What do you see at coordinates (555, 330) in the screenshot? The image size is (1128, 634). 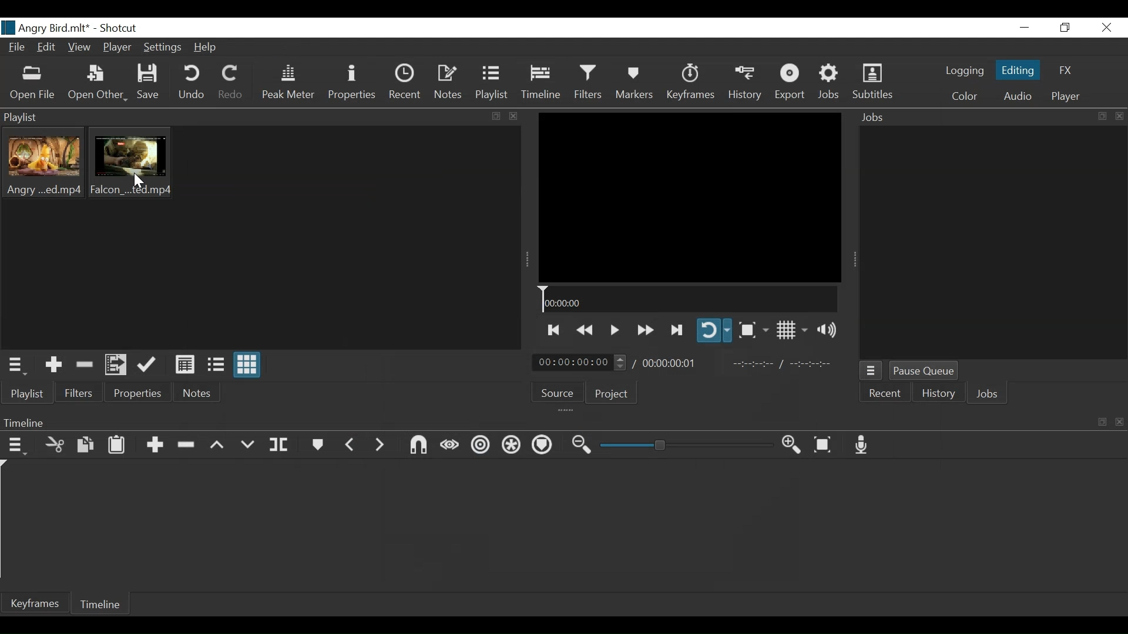 I see `Skip to the previous point` at bounding box center [555, 330].